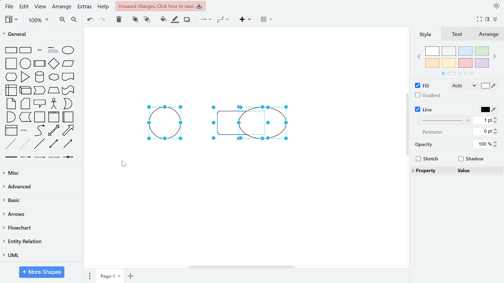  What do you see at coordinates (487, 19) in the screenshot?
I see `format` at bounding box center [487, 19].